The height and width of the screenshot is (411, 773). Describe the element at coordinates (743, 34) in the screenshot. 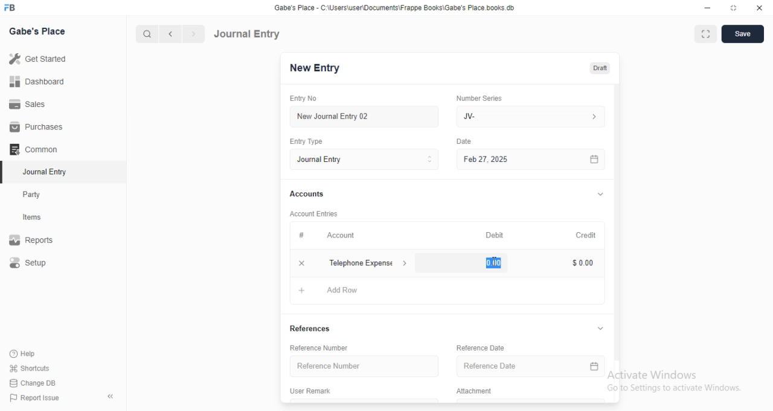

I see `Save` at that location.